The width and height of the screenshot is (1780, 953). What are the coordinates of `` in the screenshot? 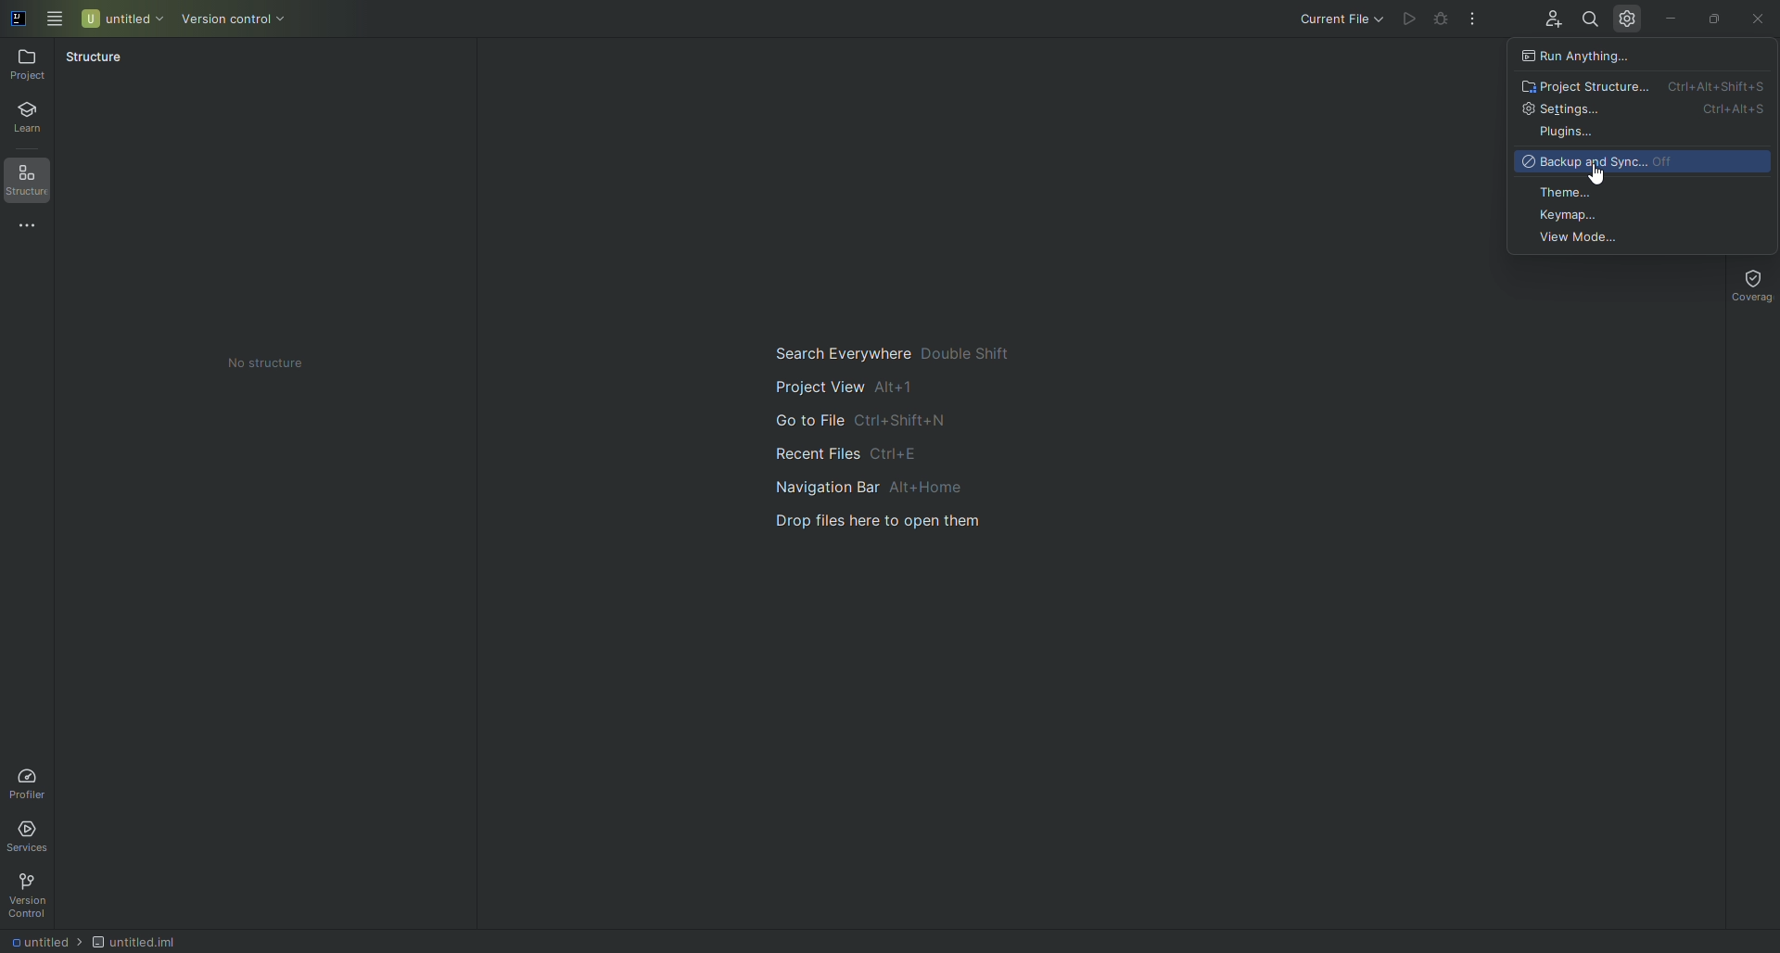 It's located at (21, 15).